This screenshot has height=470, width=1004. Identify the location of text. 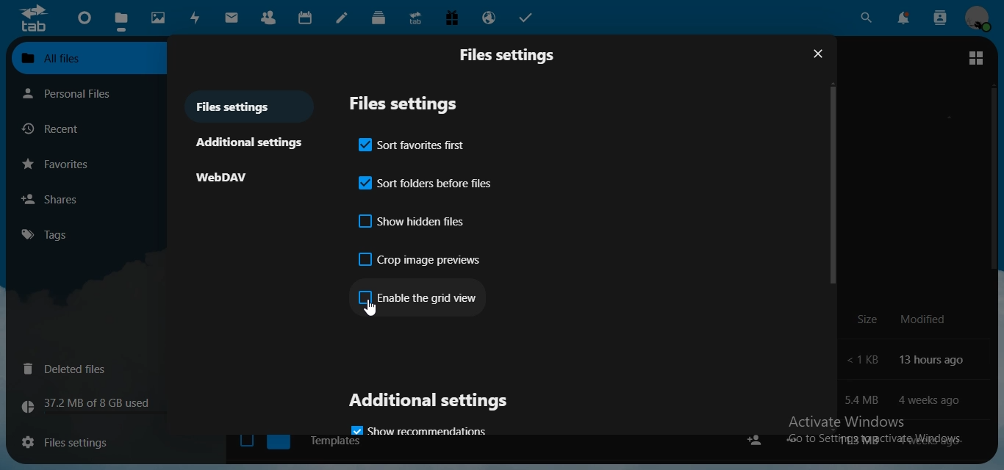
(903, 319).